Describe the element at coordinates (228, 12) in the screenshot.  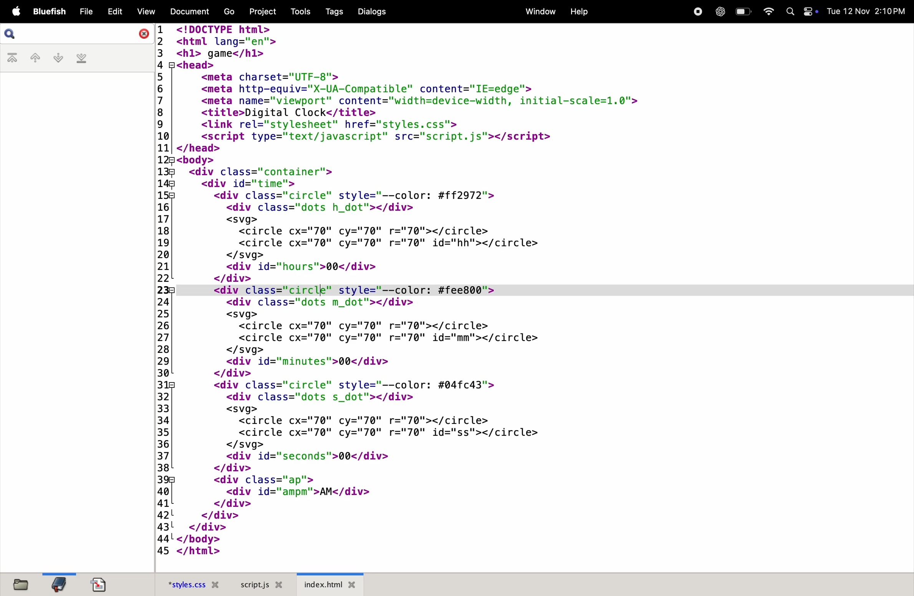
I see `go` at that location.